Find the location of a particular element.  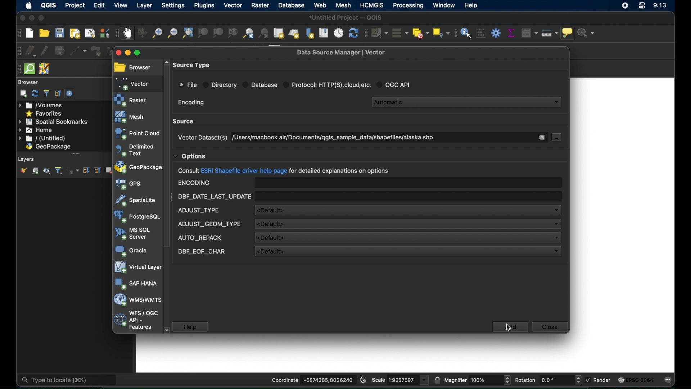

dataset file is located at coordinates (332, 138).